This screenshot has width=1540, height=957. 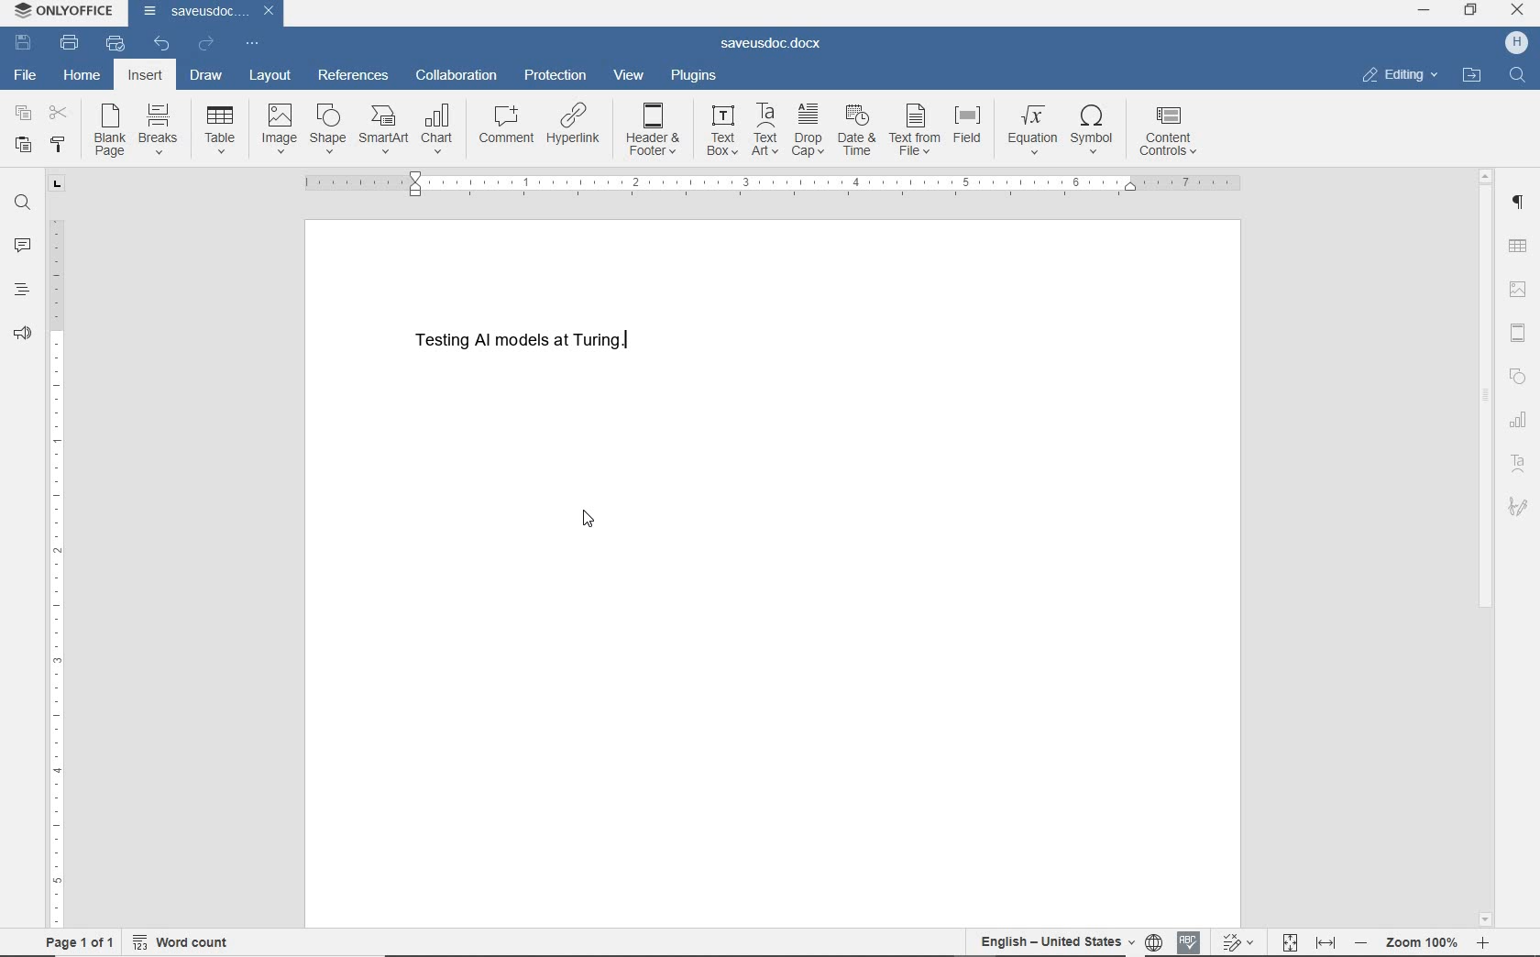 What do you see at coordinates (206, 75) in the screenshot?
I see `draw` at bounding box center [206, 75].